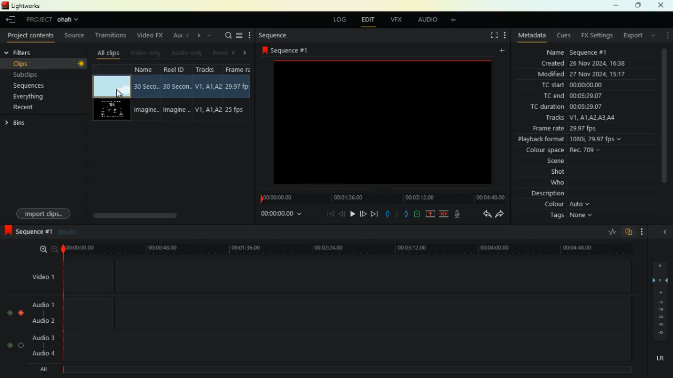  Describe the element at coordinates (30, 52) in the screenshot. I see `filters` at that location.